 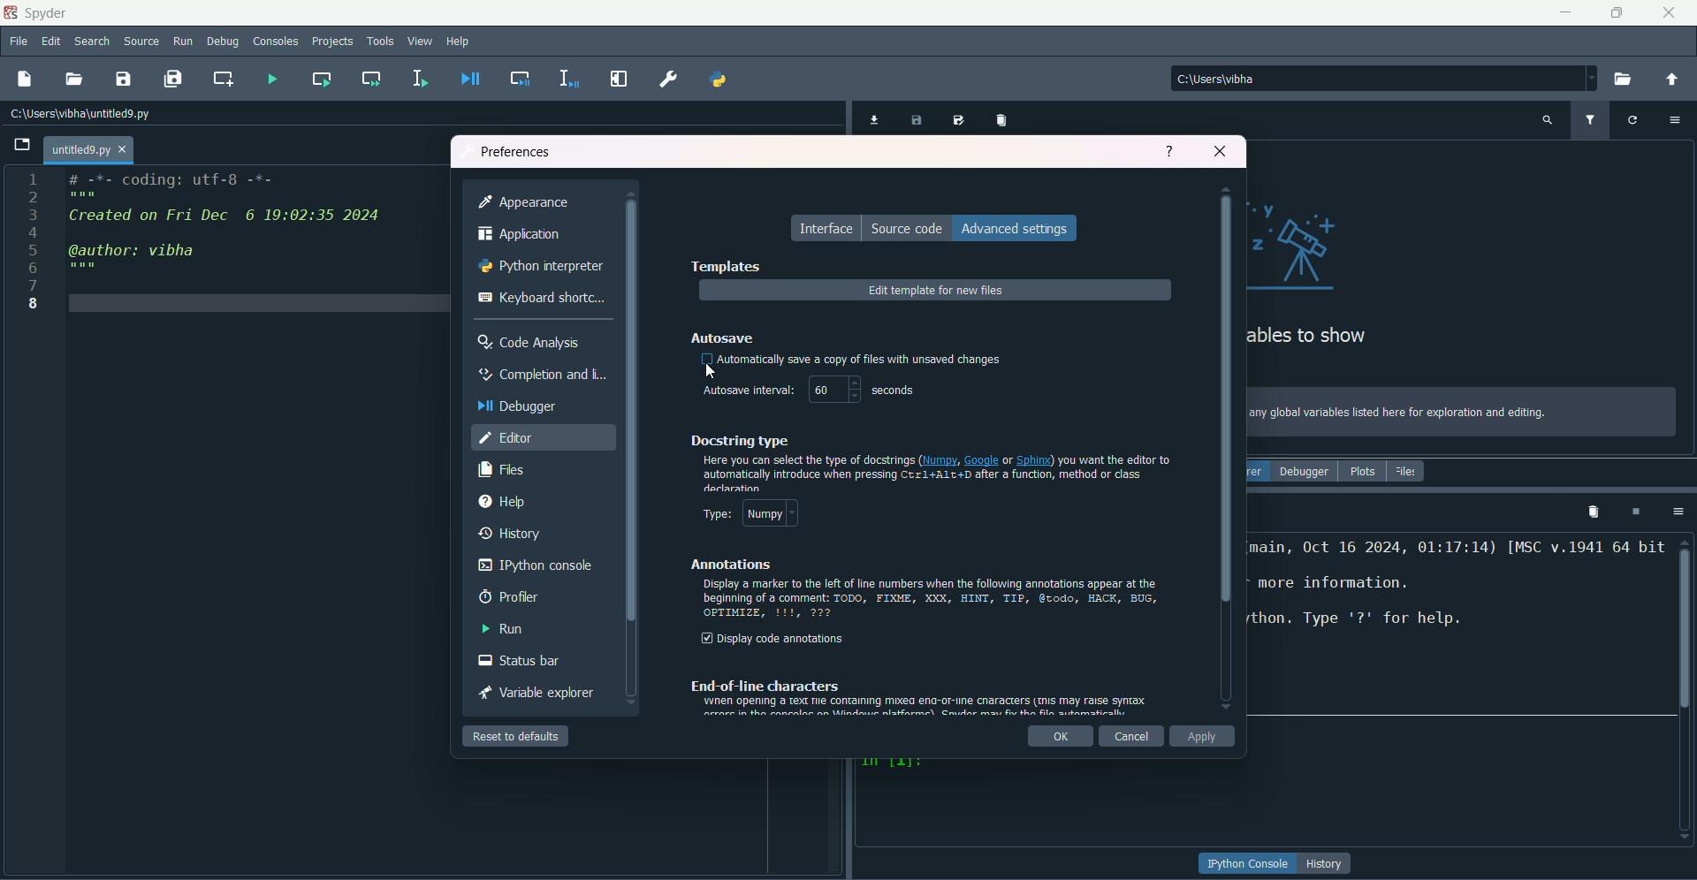 I want to click on name & logo, so click(x=37, y=12).